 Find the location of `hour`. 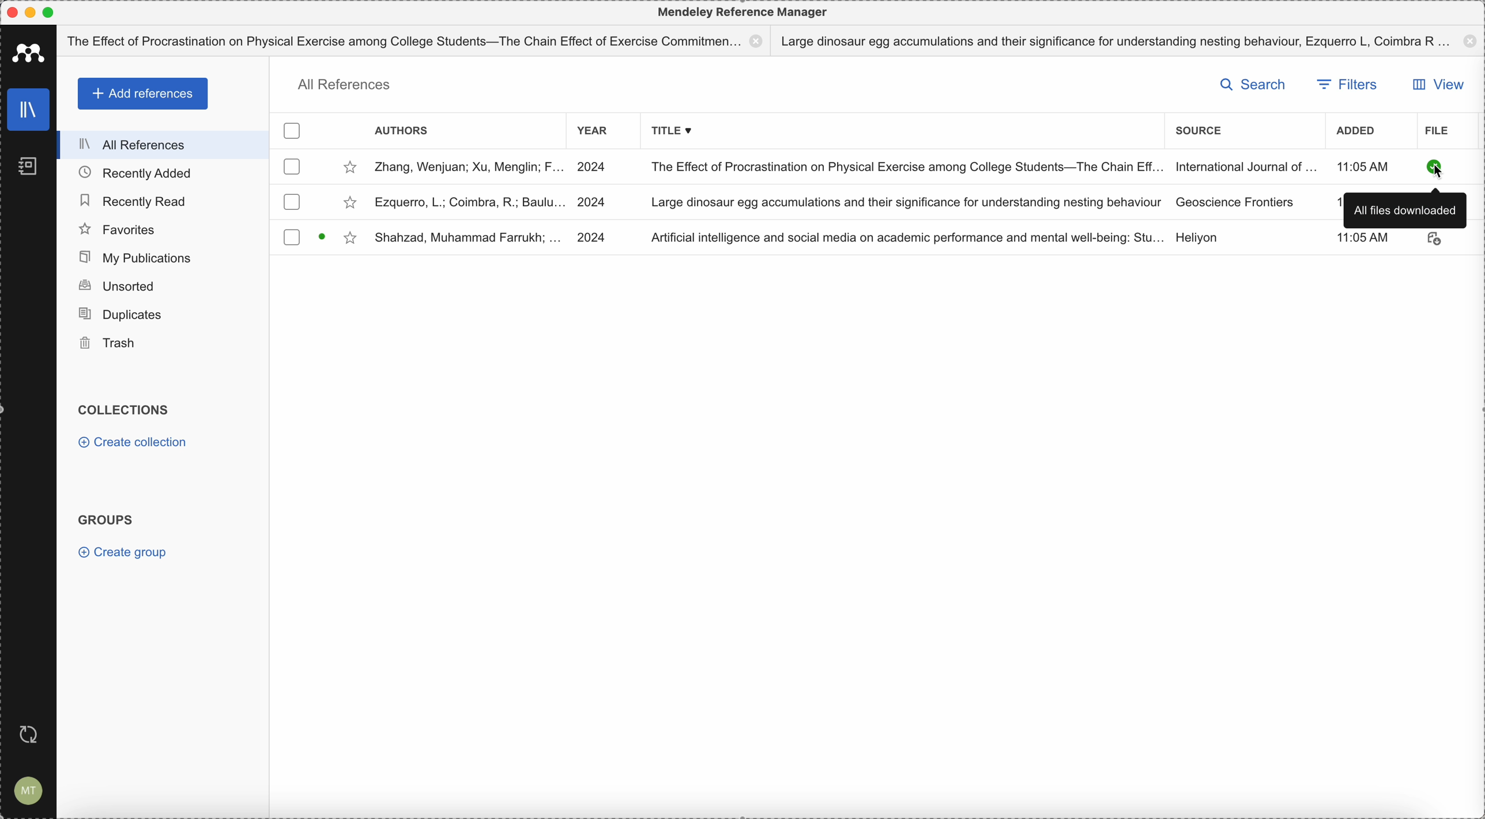

hour is located at coordinates (1363, 166).